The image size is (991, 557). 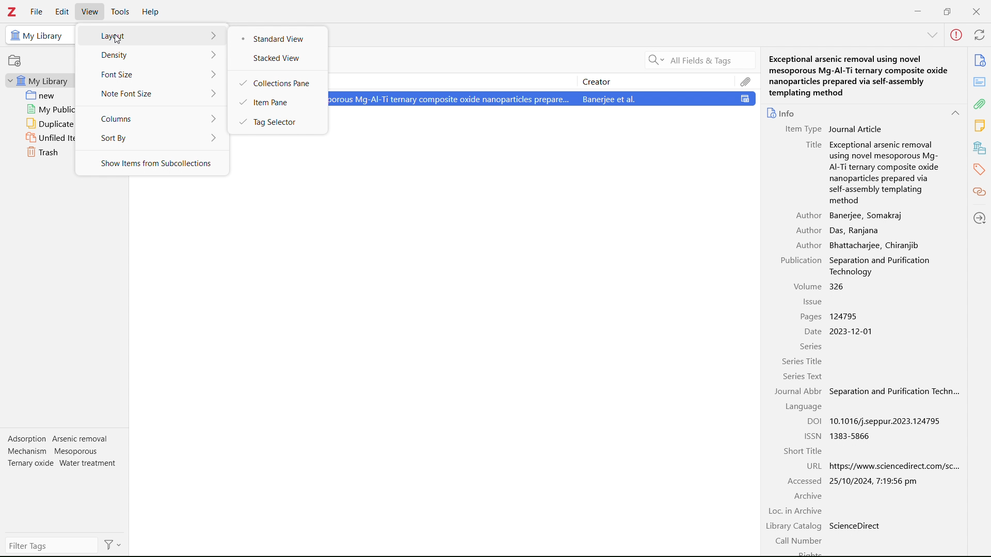 I want to click on Series Text, so click(x=803, y=377).